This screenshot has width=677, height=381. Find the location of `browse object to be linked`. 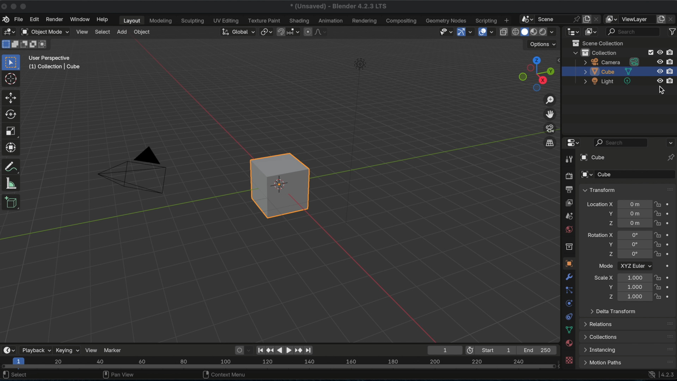

browse object to be linked is located at coordinates (586, 175).